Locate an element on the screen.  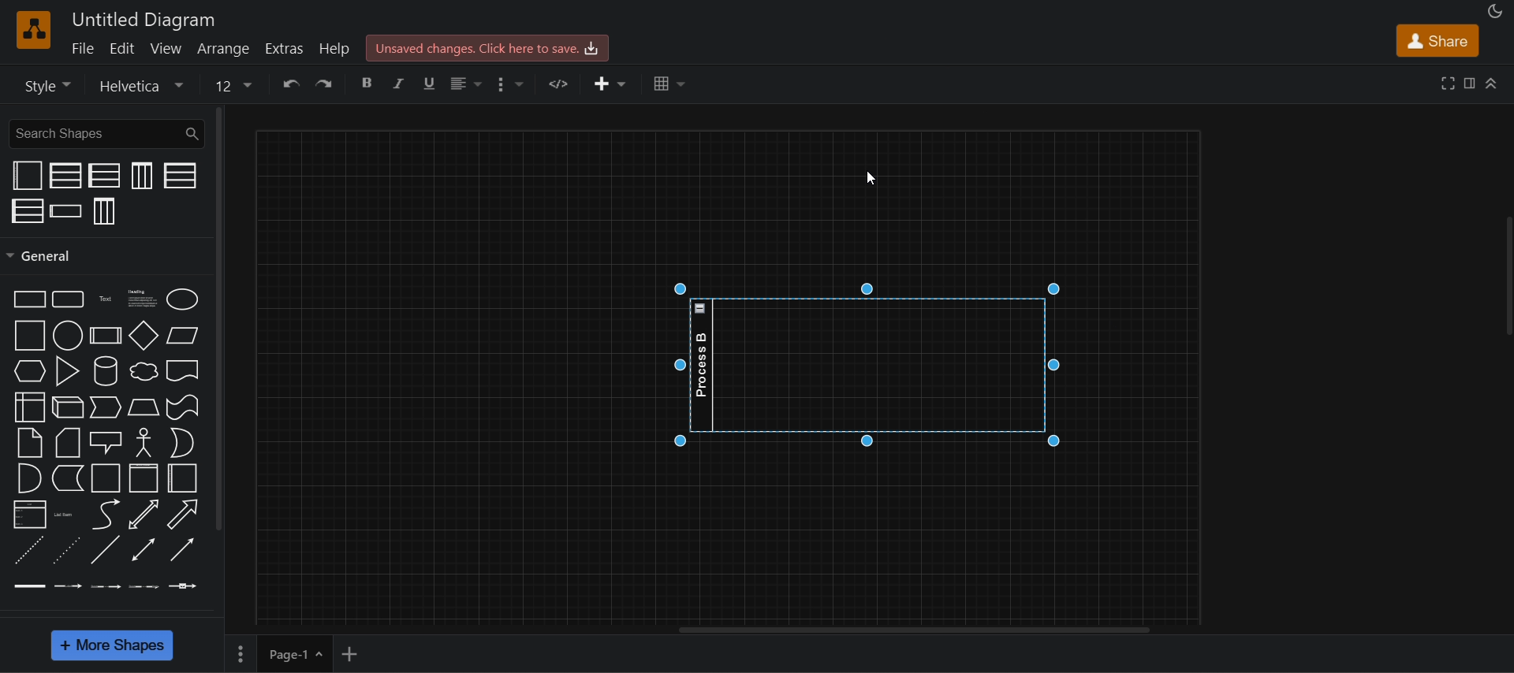
collapase/expand is located at coordinates (1492, 84).